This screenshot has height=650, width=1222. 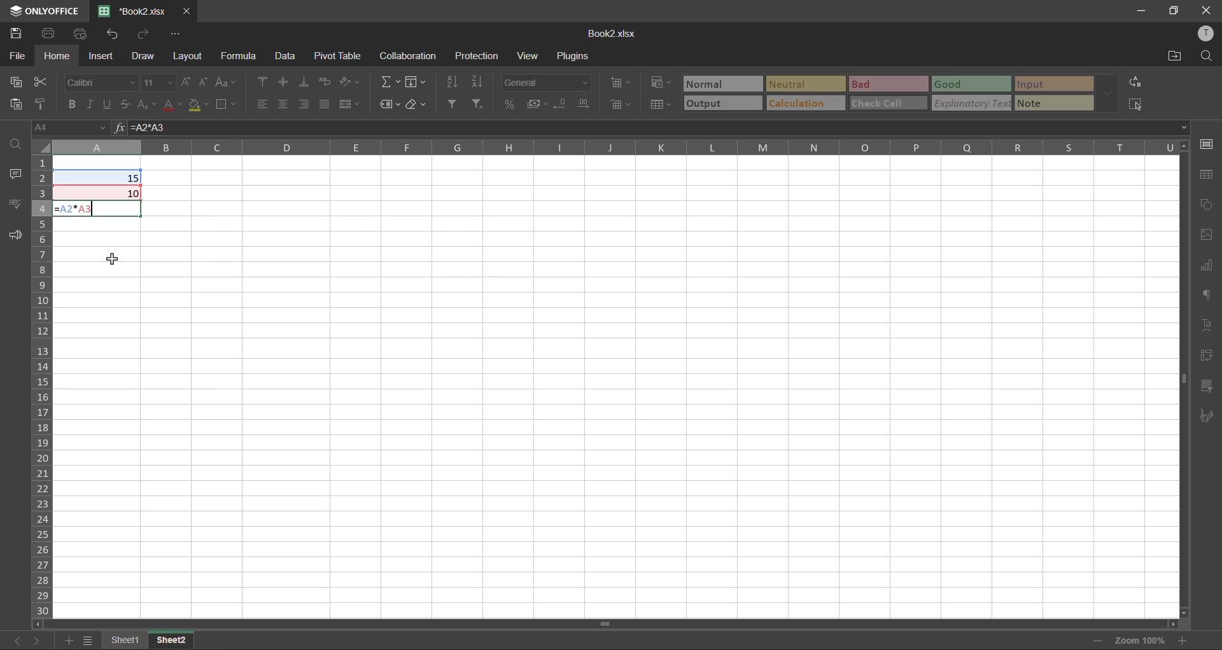 I want to click on cursor, so click(x=112, y=258).